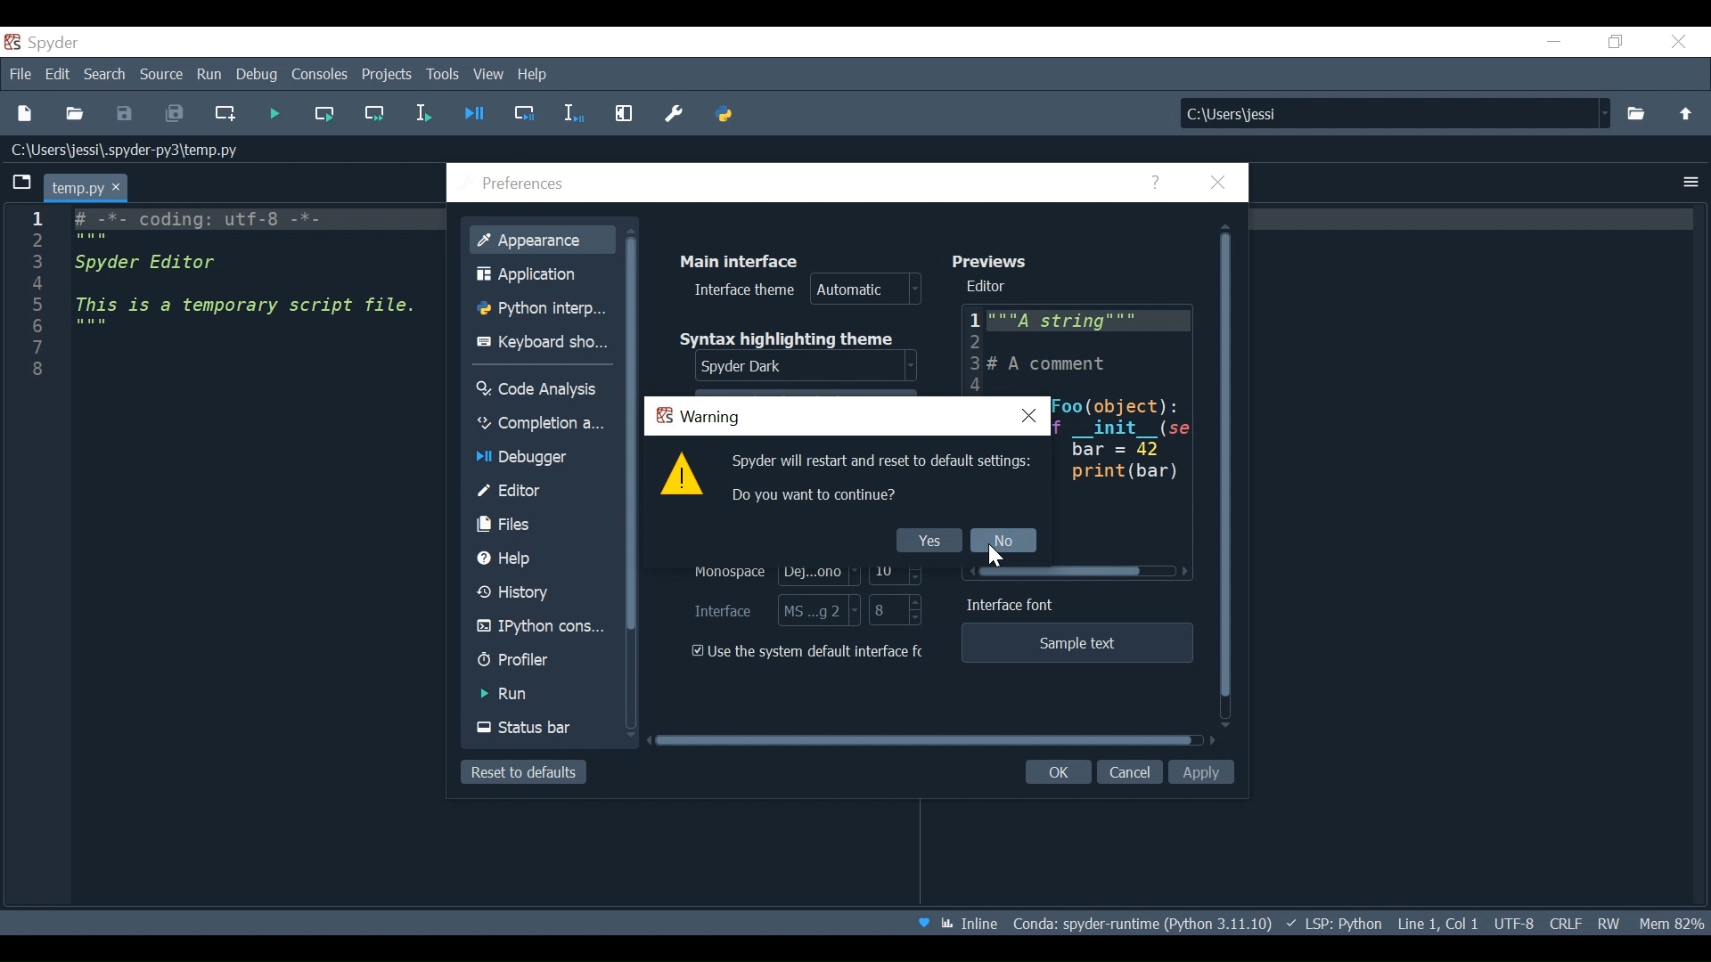 This screenshot has width=1711, height=962. What do you see at coordinates (1215, 182) in the screenshot?
I see `Close` at bounding box center [1215, 182].